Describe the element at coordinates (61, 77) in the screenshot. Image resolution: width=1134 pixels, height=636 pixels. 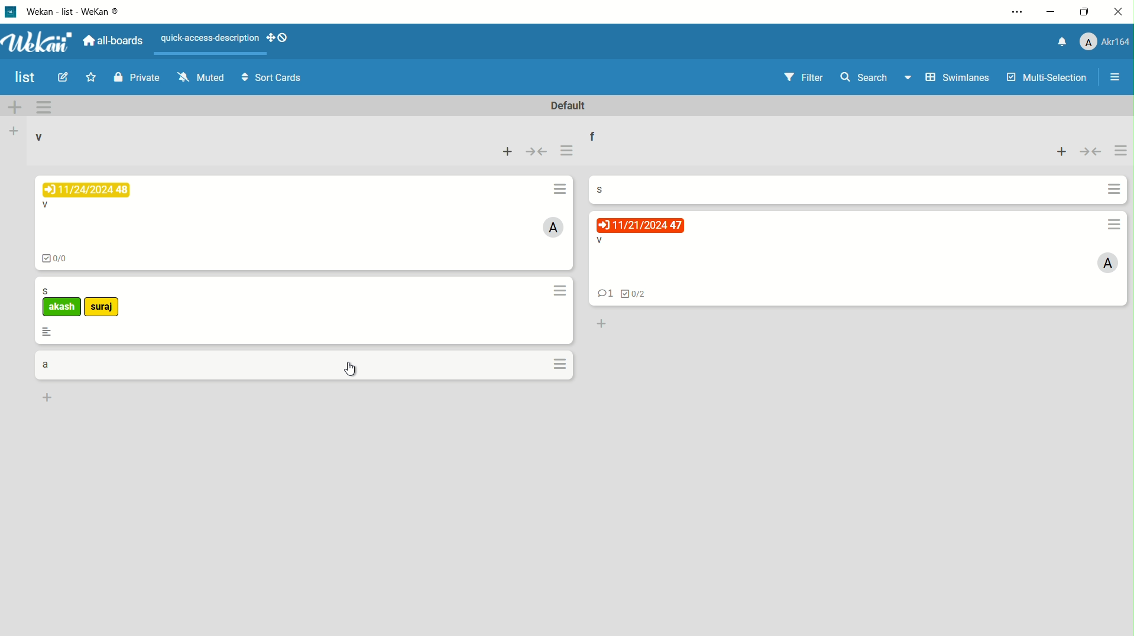
I see `edit` at that location.